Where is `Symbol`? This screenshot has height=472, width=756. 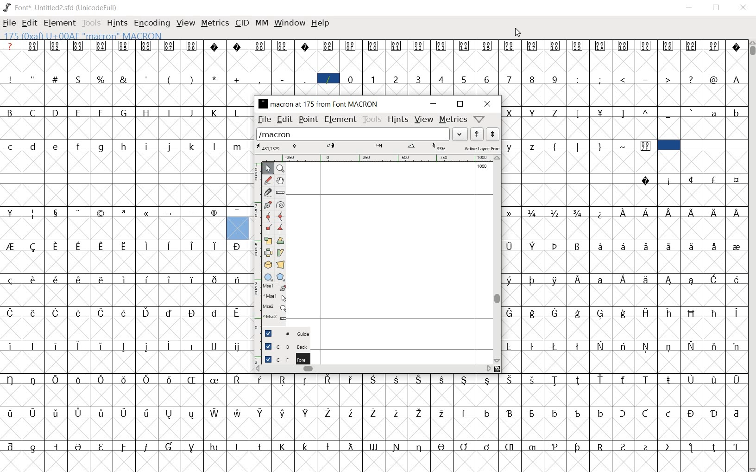 Symbol is located at coordinates (237, 46).